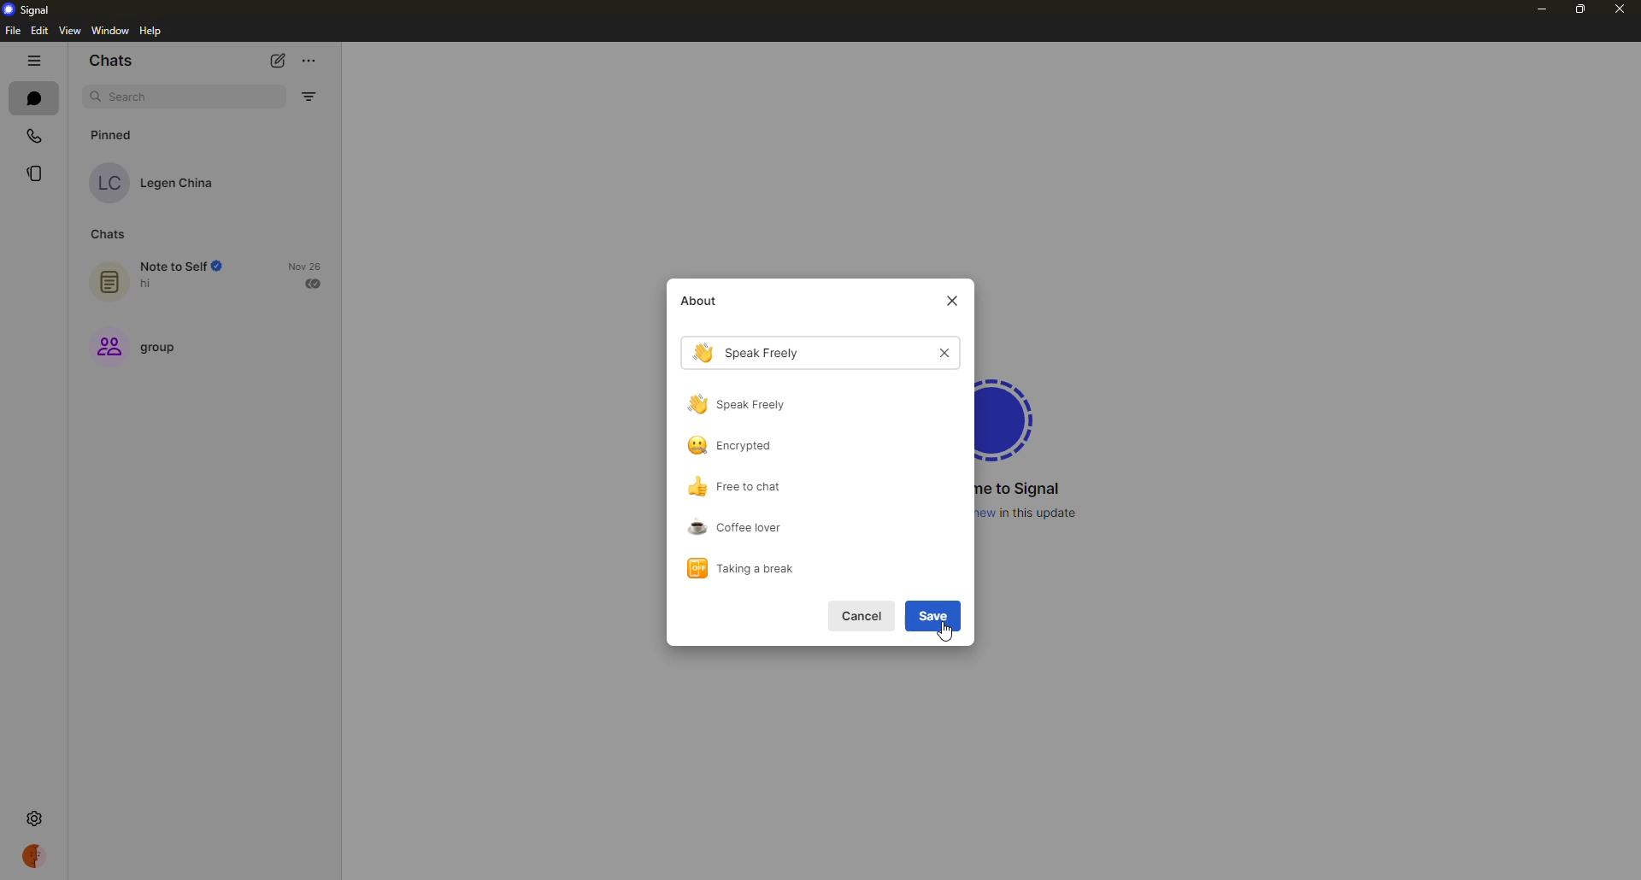  Describe the element at coordinates (1022, 489) in the screenshot. I see `welcome` at that location.